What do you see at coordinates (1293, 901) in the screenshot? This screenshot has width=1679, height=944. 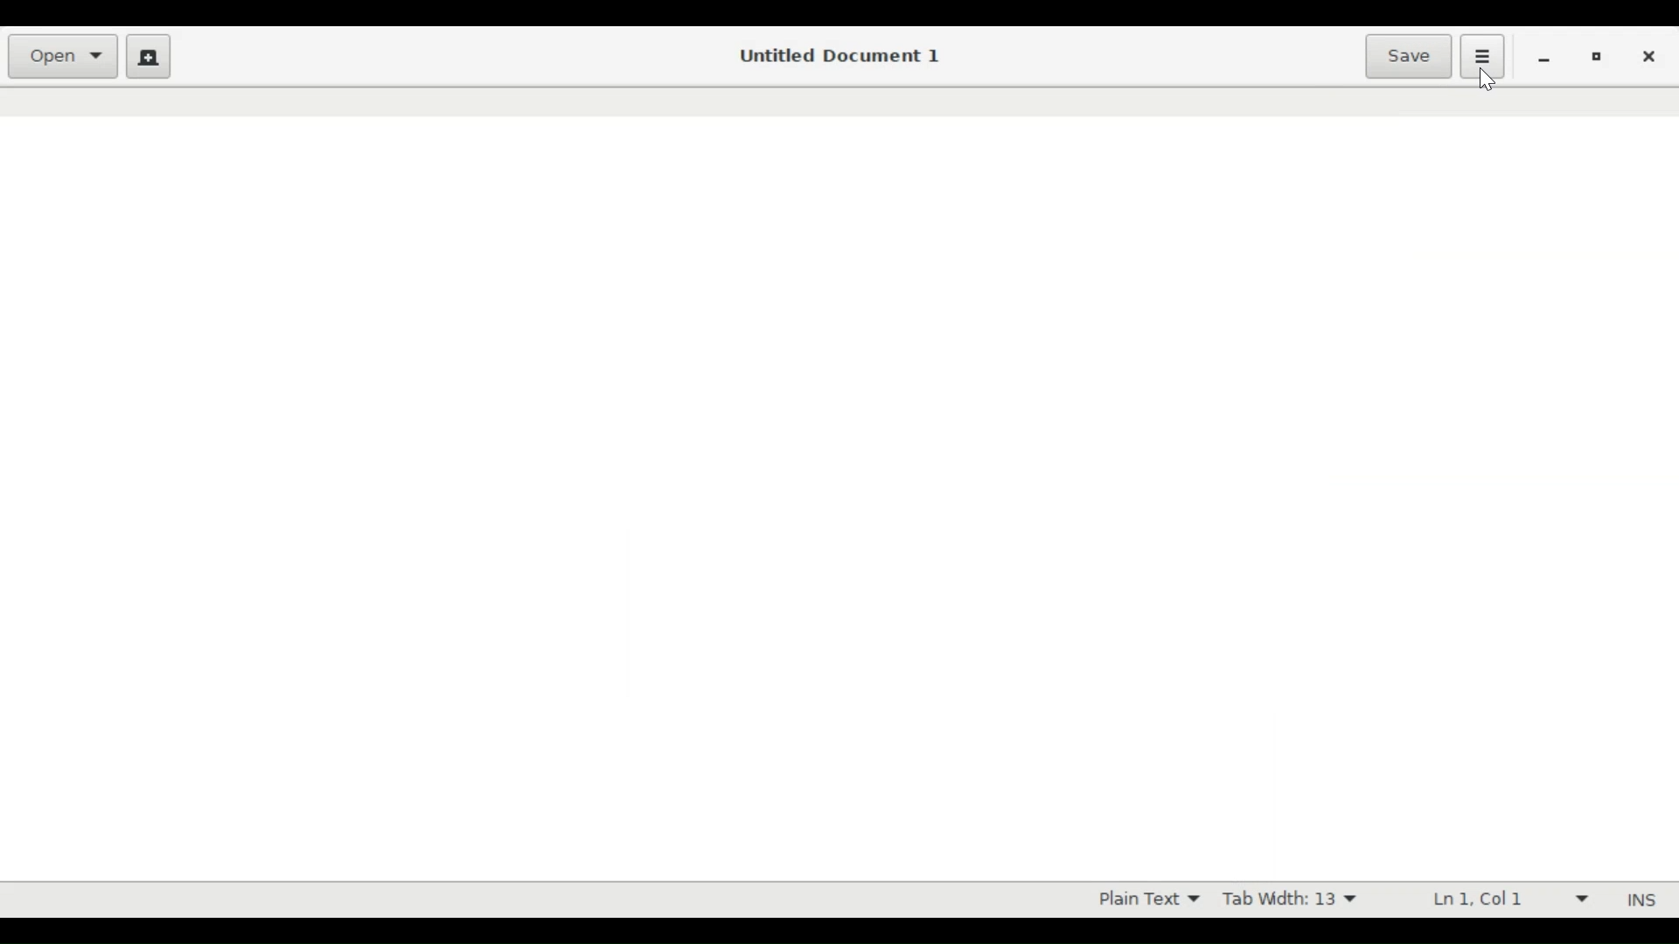 I see `Tab Width 13` at bounding box center [1293, 901].